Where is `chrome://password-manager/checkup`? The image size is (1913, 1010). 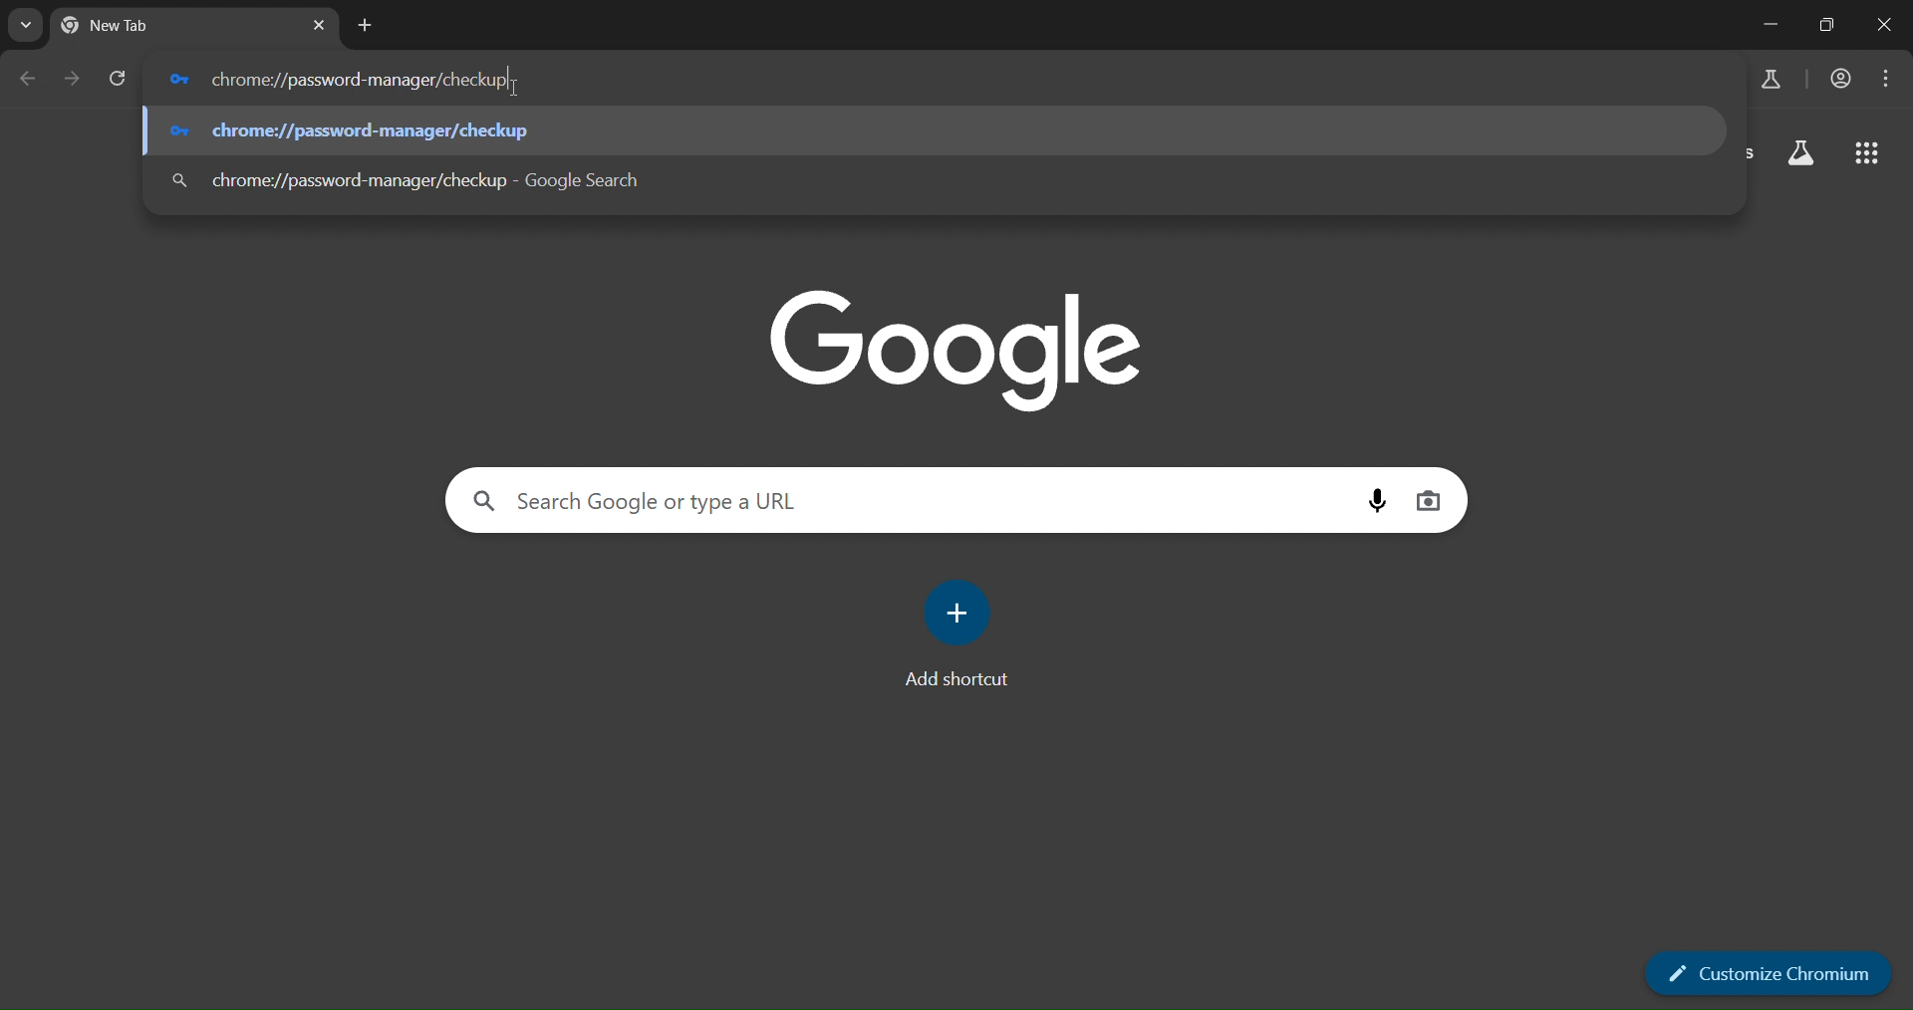 chrome://password-manager/checkup is located at coordinates (349, 130).